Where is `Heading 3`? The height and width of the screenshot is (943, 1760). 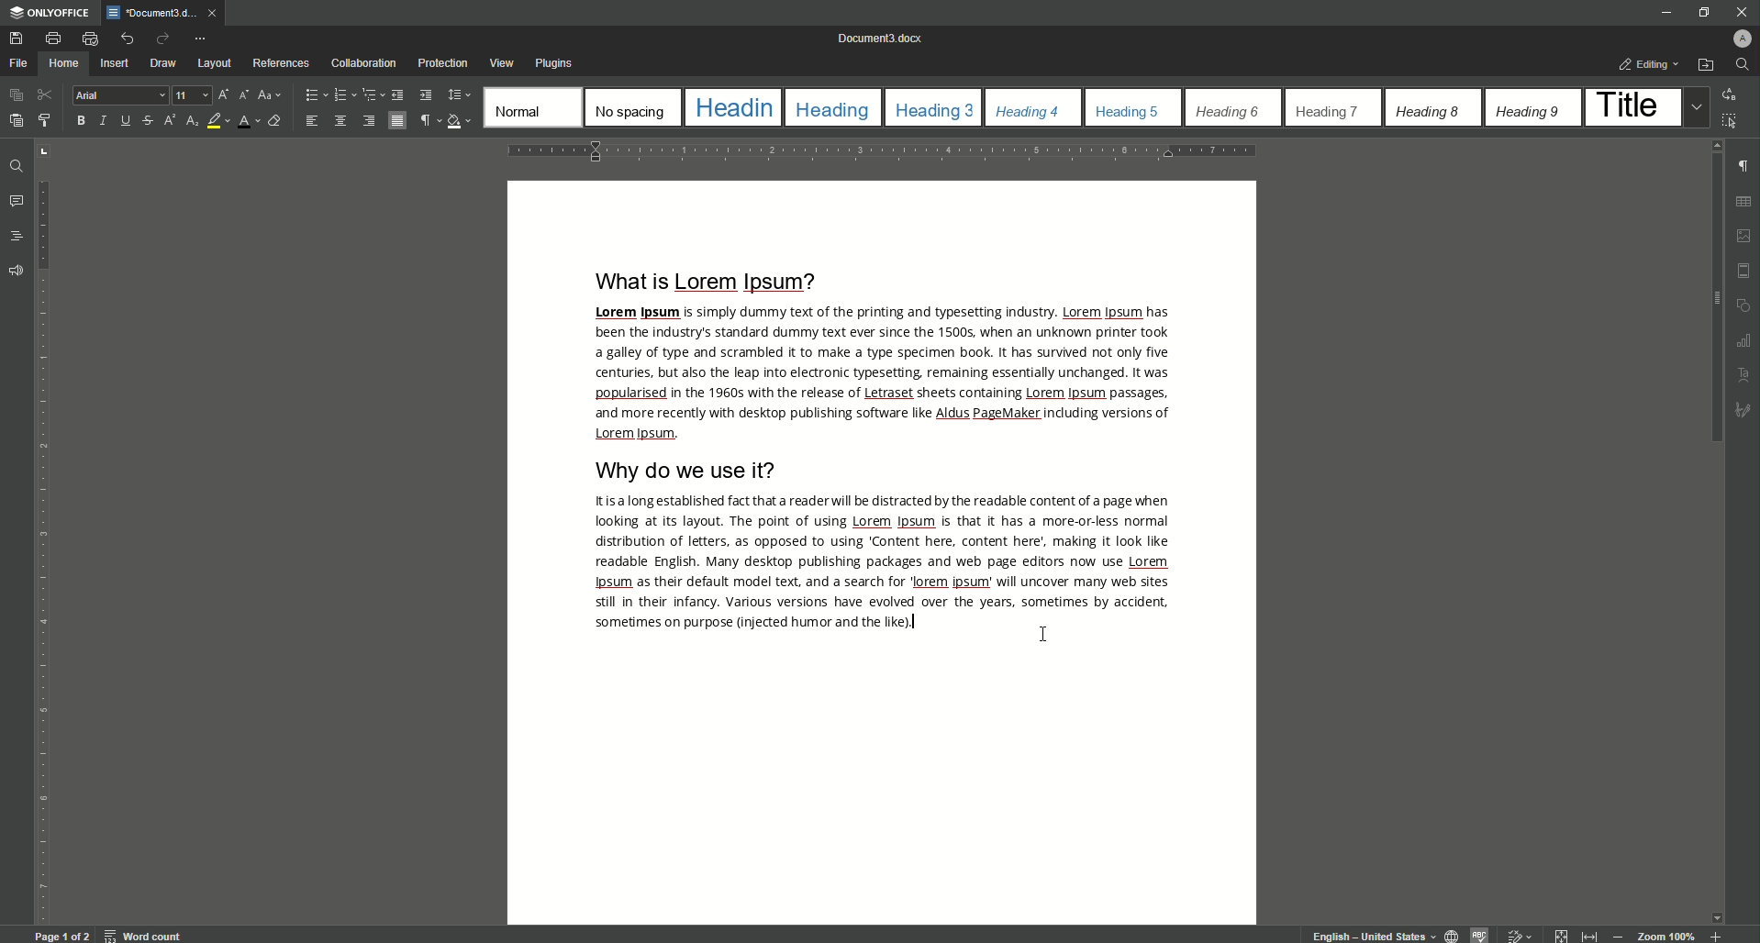 Heading 3 is located at coordinates (938, 108).